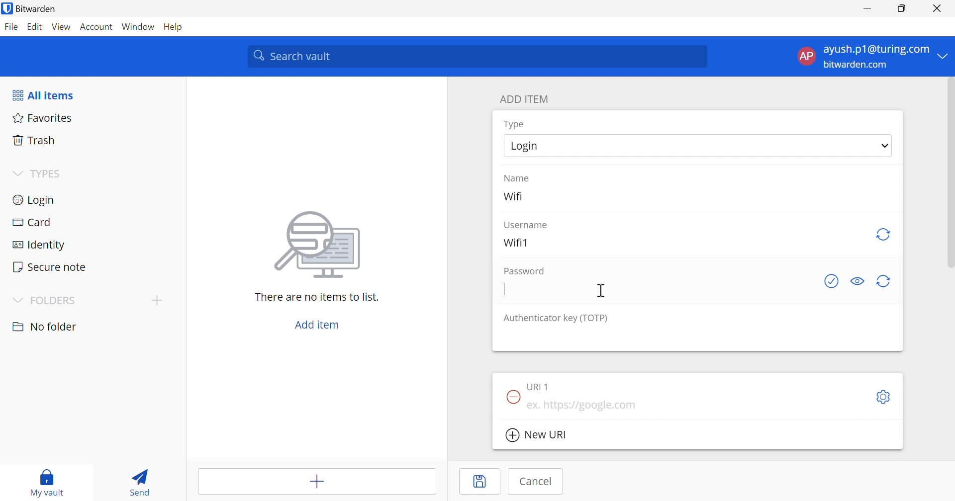 The width and height of the screenshot is (955, 501). Describe the element at coordinates (40, 246) in the screenshot. I see `Identity` at that location.